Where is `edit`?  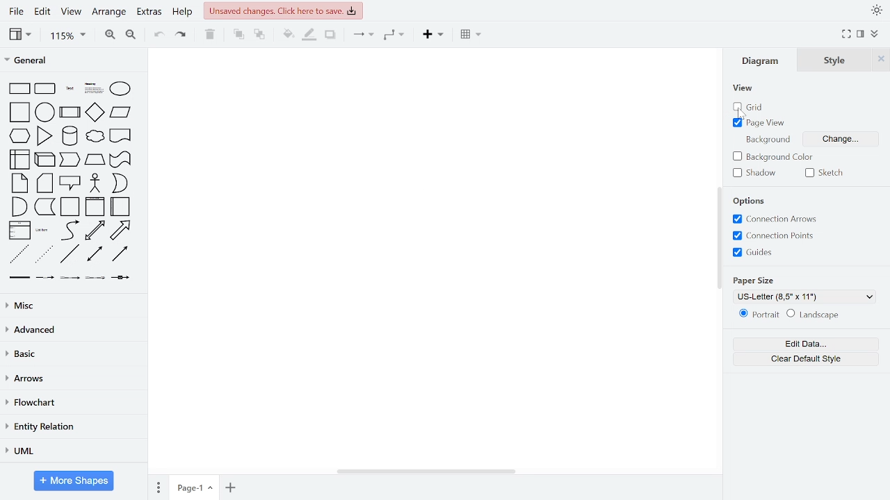 edit is located at coordinates (43, 12).